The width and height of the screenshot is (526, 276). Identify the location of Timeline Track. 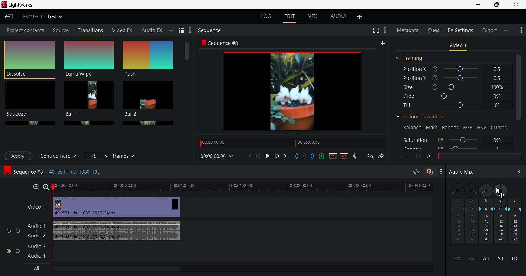
(248, 187).